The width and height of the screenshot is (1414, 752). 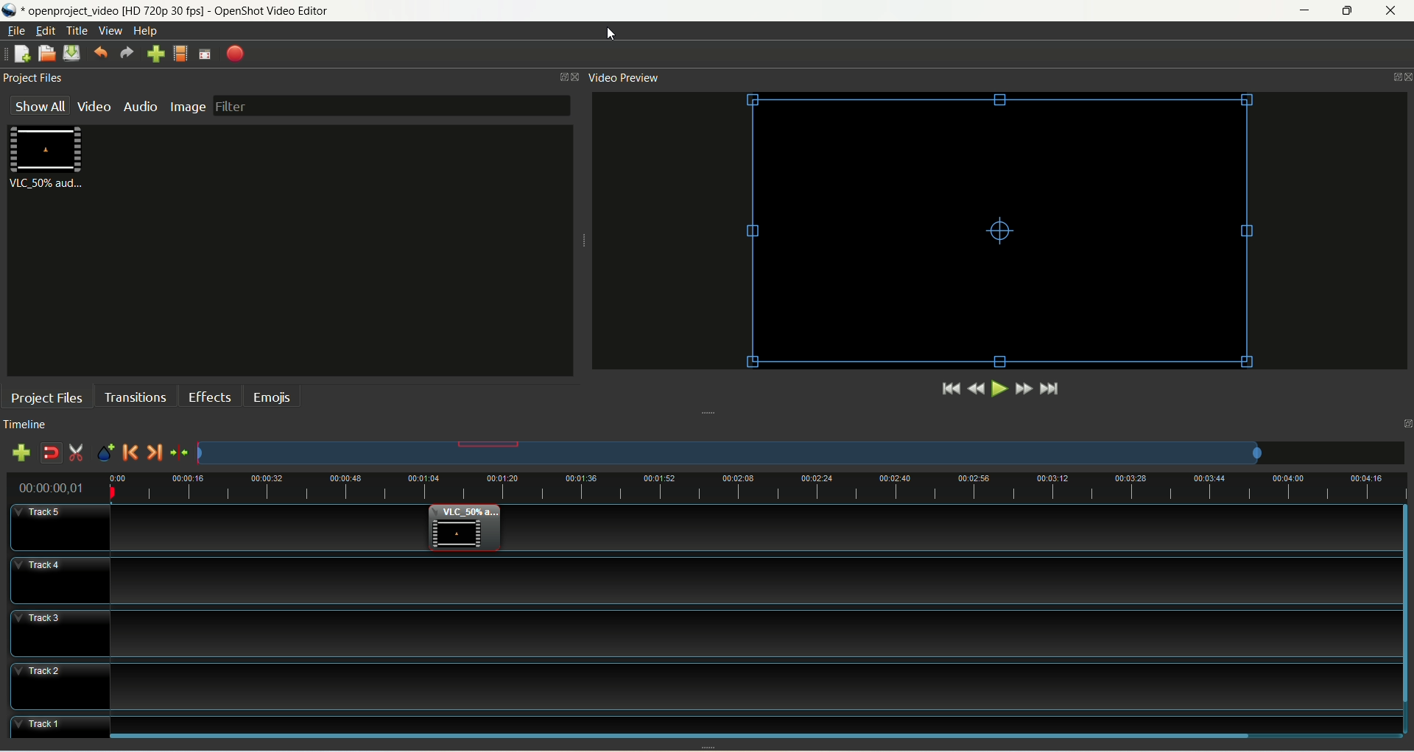 I want to click on logo, so click(x=11, y=10).